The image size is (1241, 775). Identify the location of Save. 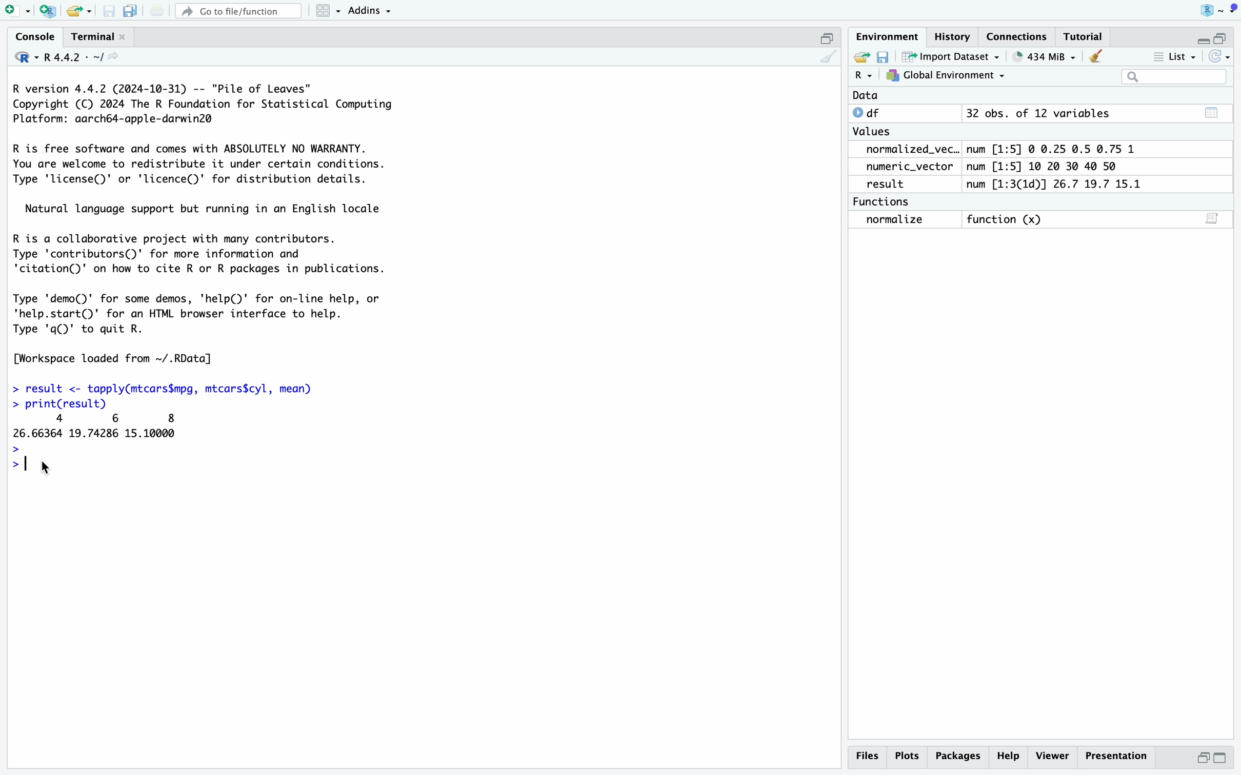
(110, 11).